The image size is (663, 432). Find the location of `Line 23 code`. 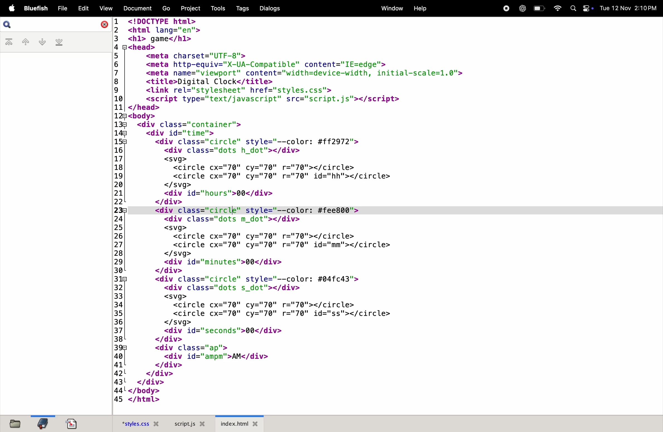

Line 23 code is located at coordinates (332, 210).